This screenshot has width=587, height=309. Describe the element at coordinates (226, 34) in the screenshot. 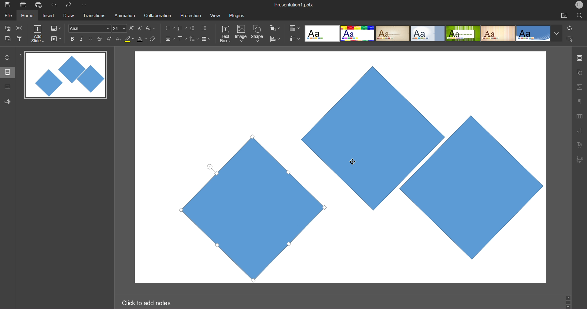

I see `Text Box` at that location.